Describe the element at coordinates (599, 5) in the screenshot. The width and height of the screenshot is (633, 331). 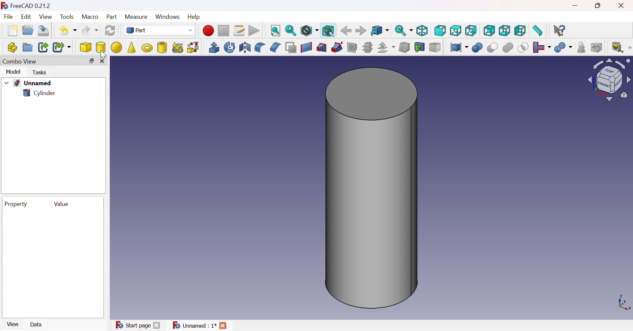
I see `Restore down` at that location.